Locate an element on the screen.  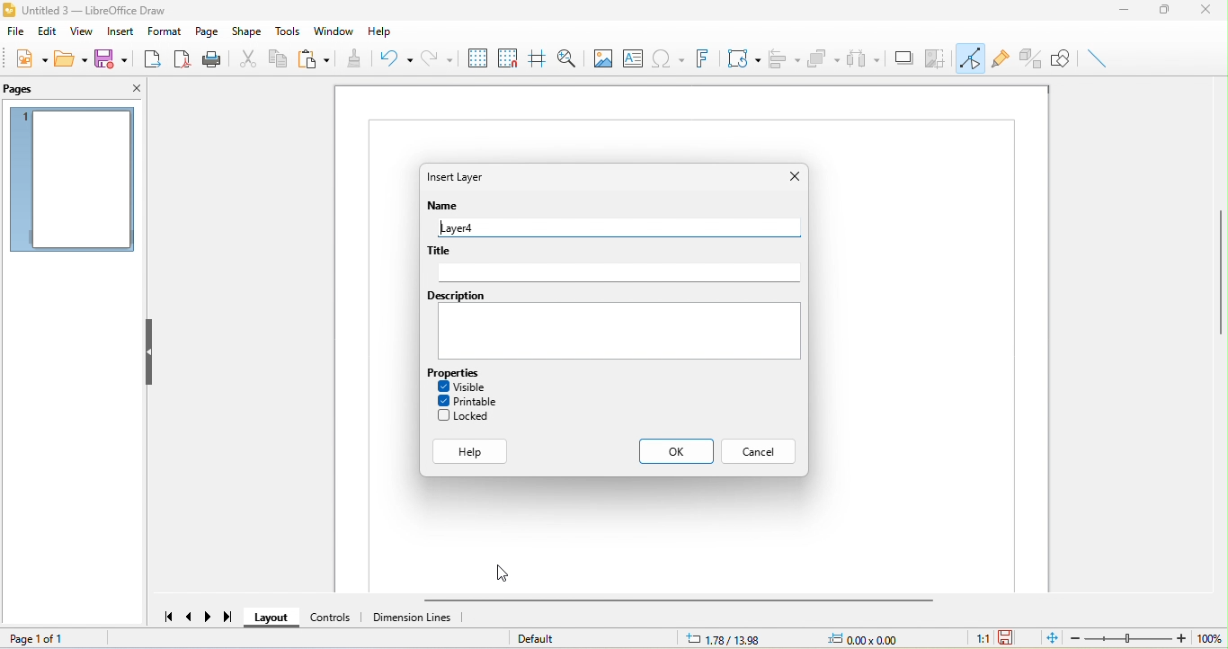
toggle extrusion is located at coordinates (1030, 58).